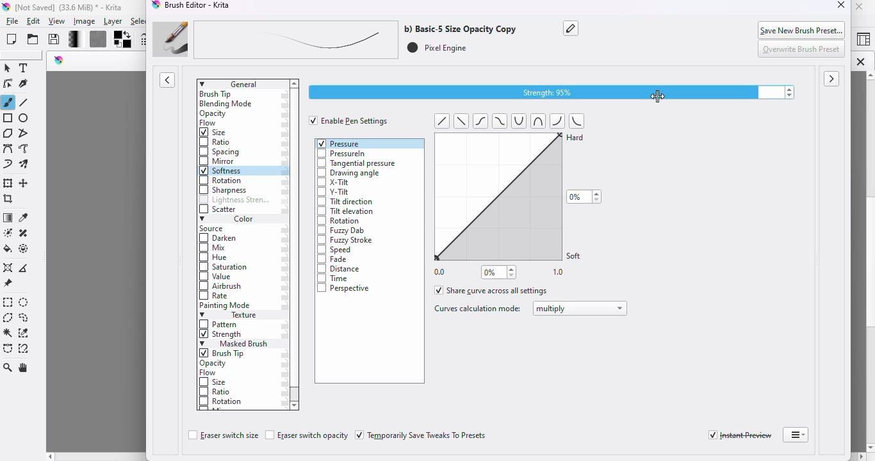  I want to click on move a layer, so click(25, 184).